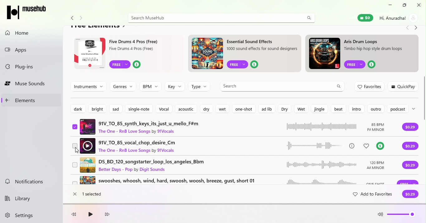  Describe the element at coordinates (95, 108) in the screenshot. I see `Bright` at that location.